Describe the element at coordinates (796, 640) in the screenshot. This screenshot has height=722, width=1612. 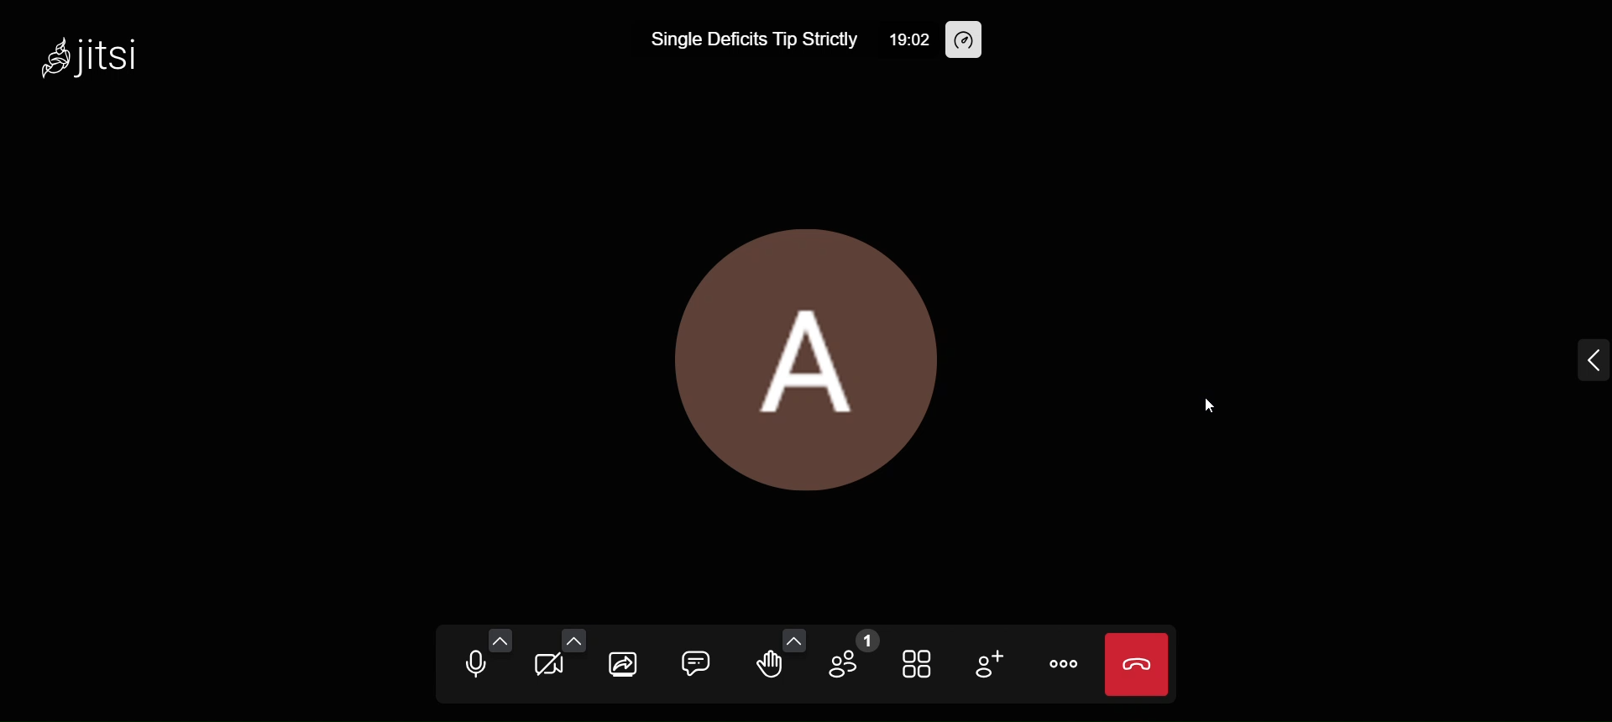
I see `more emoji option` at that location.